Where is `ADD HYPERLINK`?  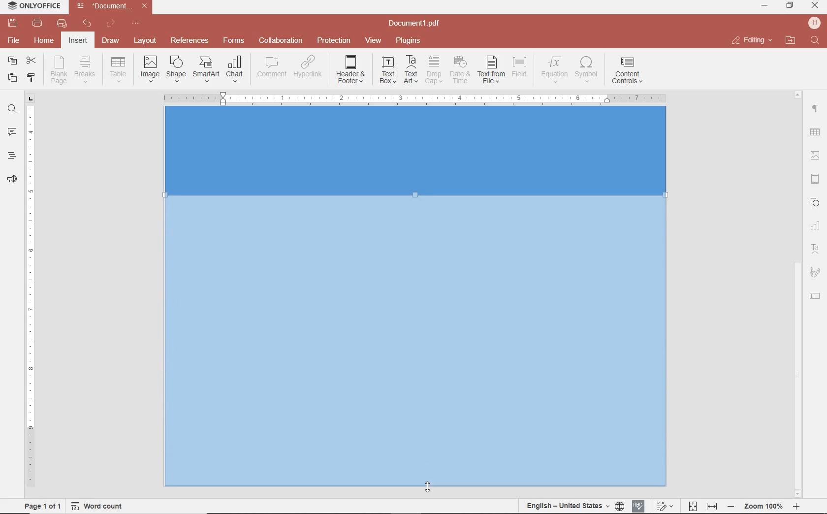
ADD HYPERLINK is located at coordinates (309, 68).